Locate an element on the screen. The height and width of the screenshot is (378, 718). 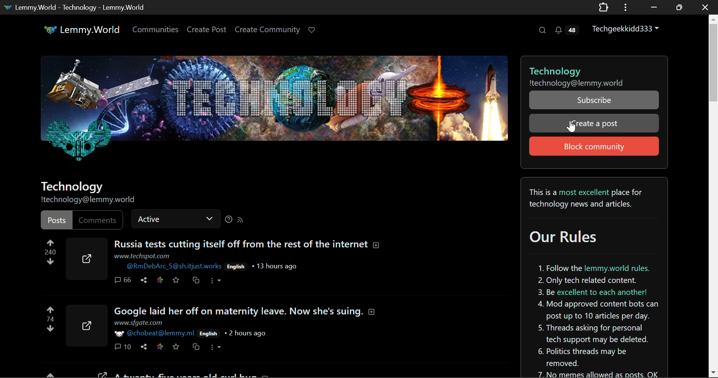
Minimize Window is located at coordinates (680, 7).